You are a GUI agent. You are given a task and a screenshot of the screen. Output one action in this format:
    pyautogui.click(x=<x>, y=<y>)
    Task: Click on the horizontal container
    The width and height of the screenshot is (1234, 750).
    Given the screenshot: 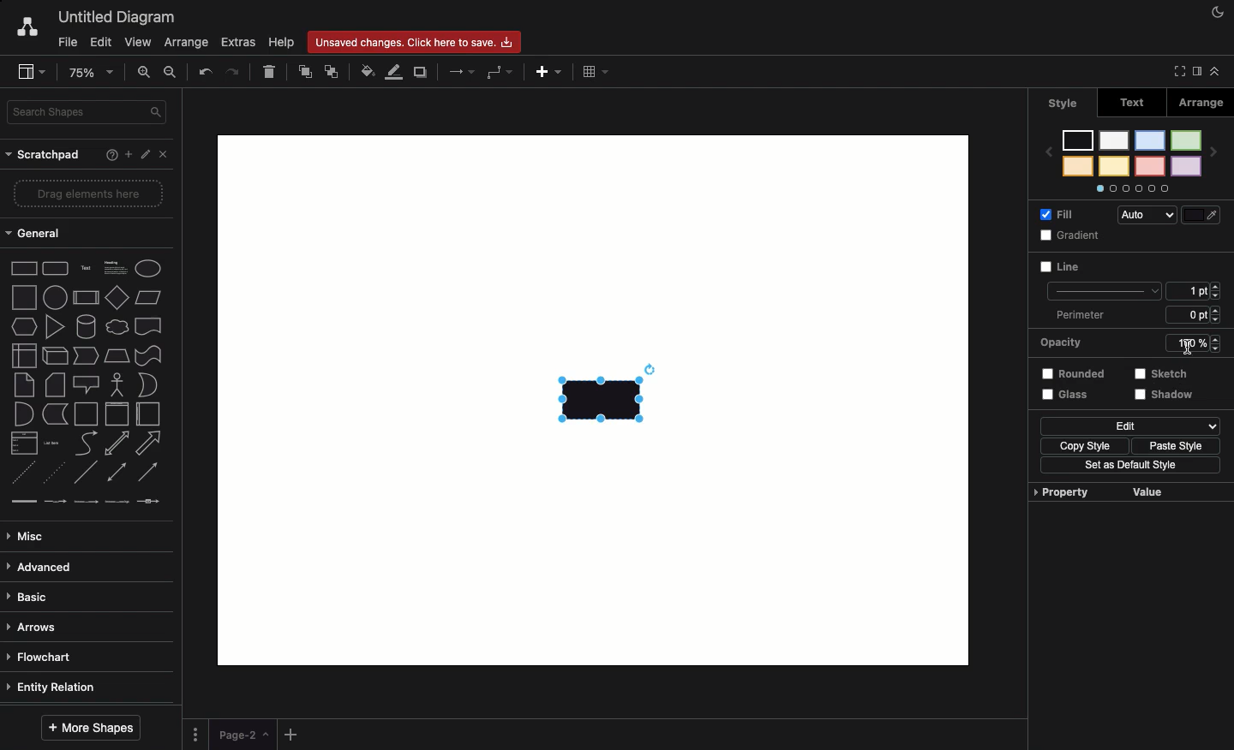 What is the action you would take?
    pyautogui.click(x=152, y=414)
    